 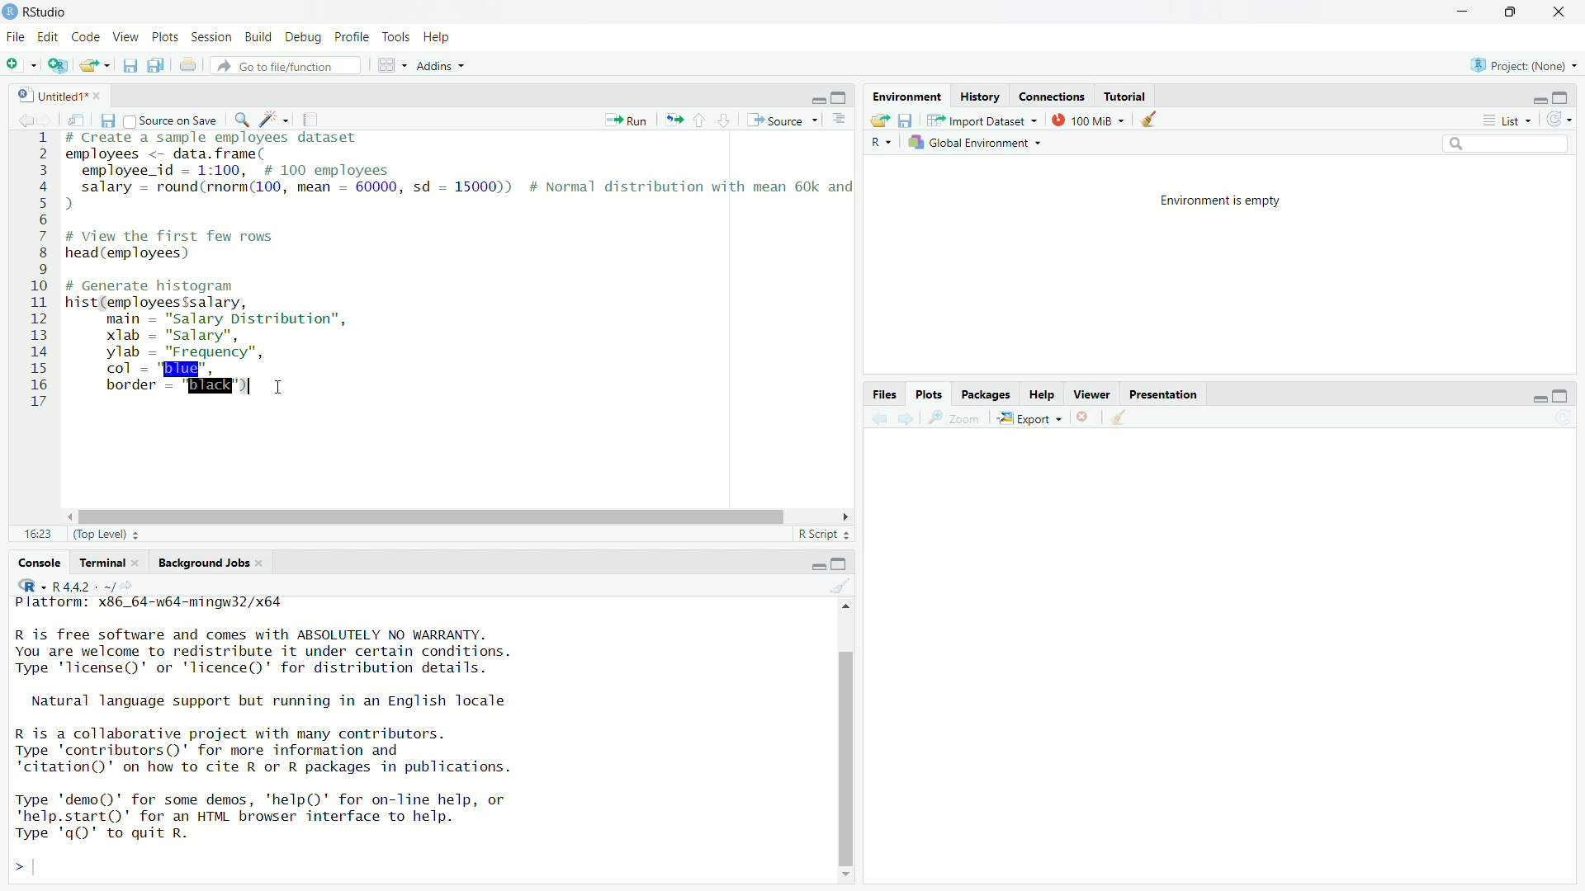 I want to click on more, so click(x=840, y=120).